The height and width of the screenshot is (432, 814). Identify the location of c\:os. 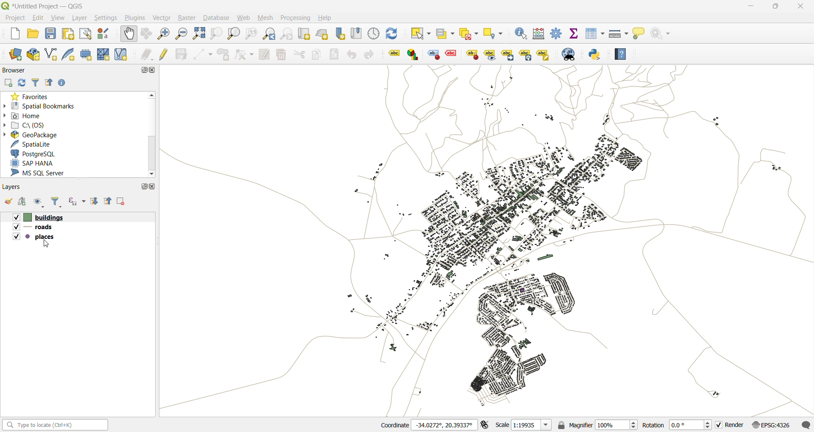
(34, 125).